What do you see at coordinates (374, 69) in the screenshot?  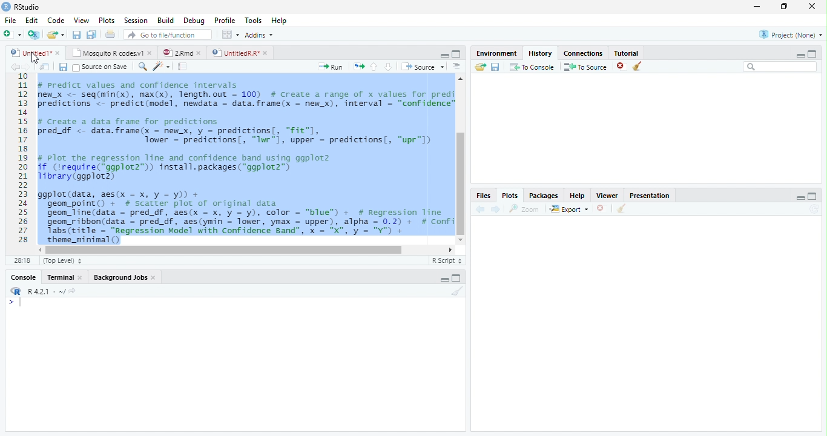 I see `Go to the previous section/chunk` at bounding box center [374, 69].